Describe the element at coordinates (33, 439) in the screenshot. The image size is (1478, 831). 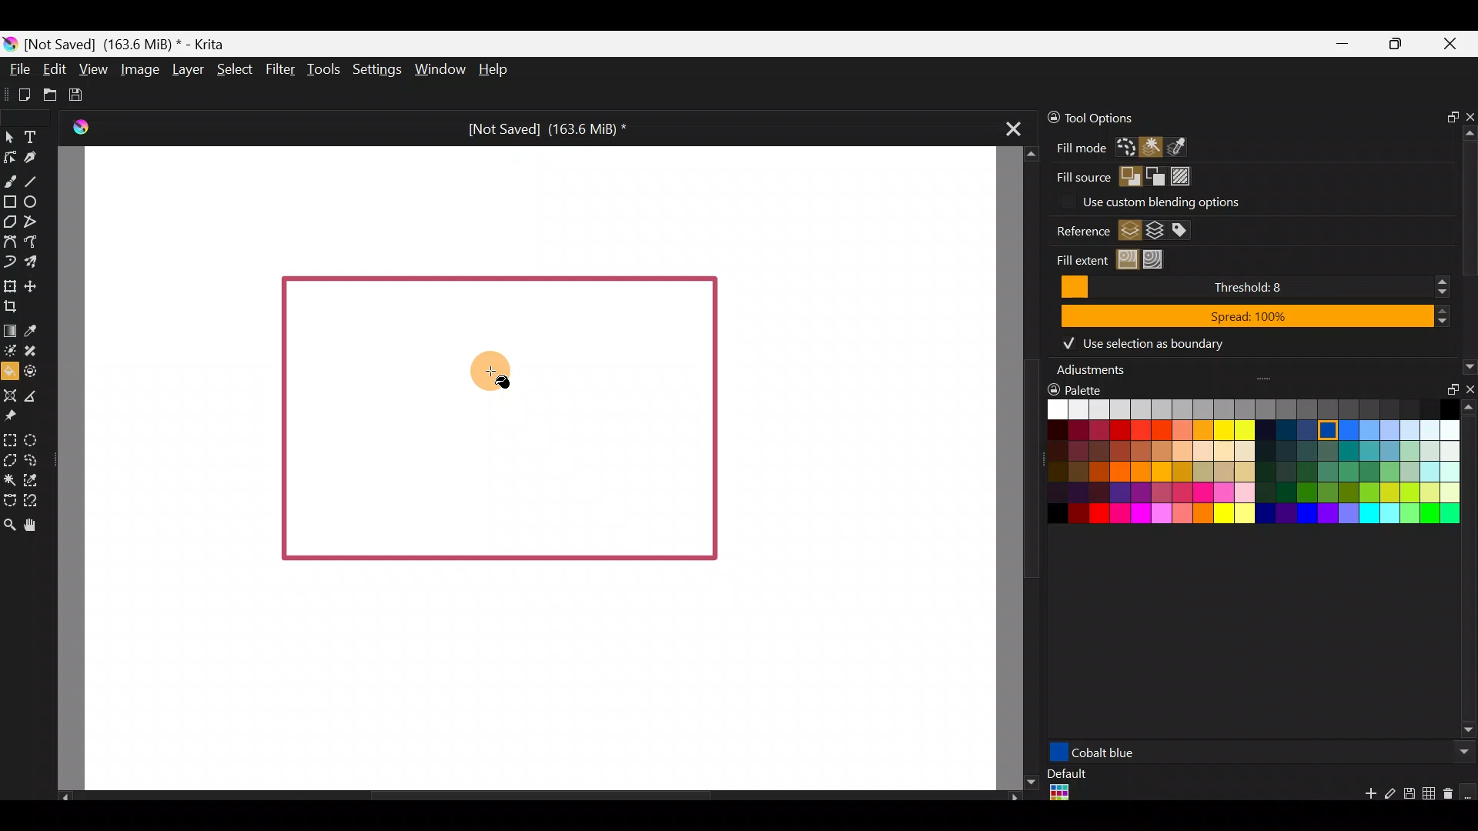
I see `Elliptical selection tool` at that location.